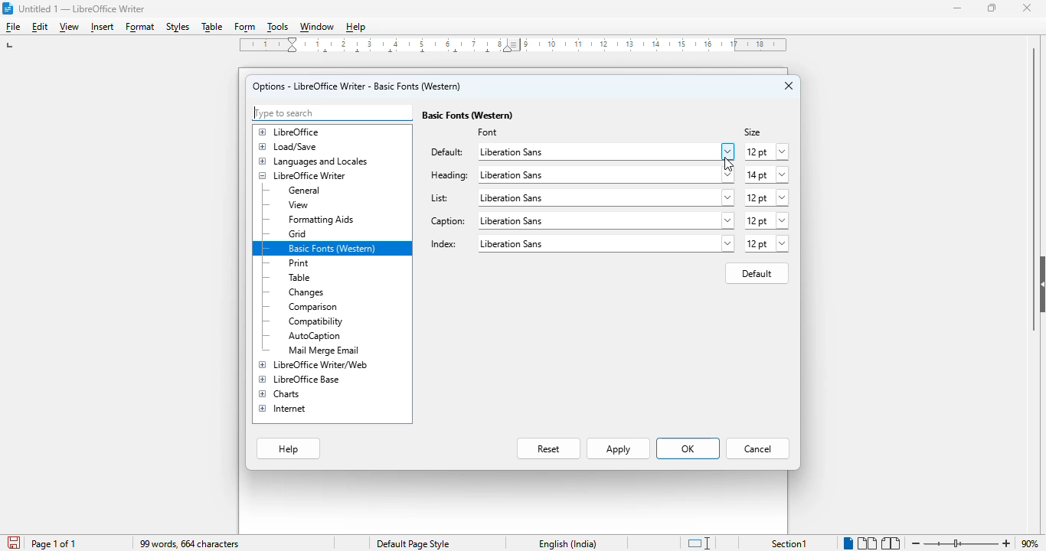 This screenshot has width=1046, height=551. What do you see at coordinates (757, 448) in the screenshot?
I see `cancel` at bounding box center [757, 448].